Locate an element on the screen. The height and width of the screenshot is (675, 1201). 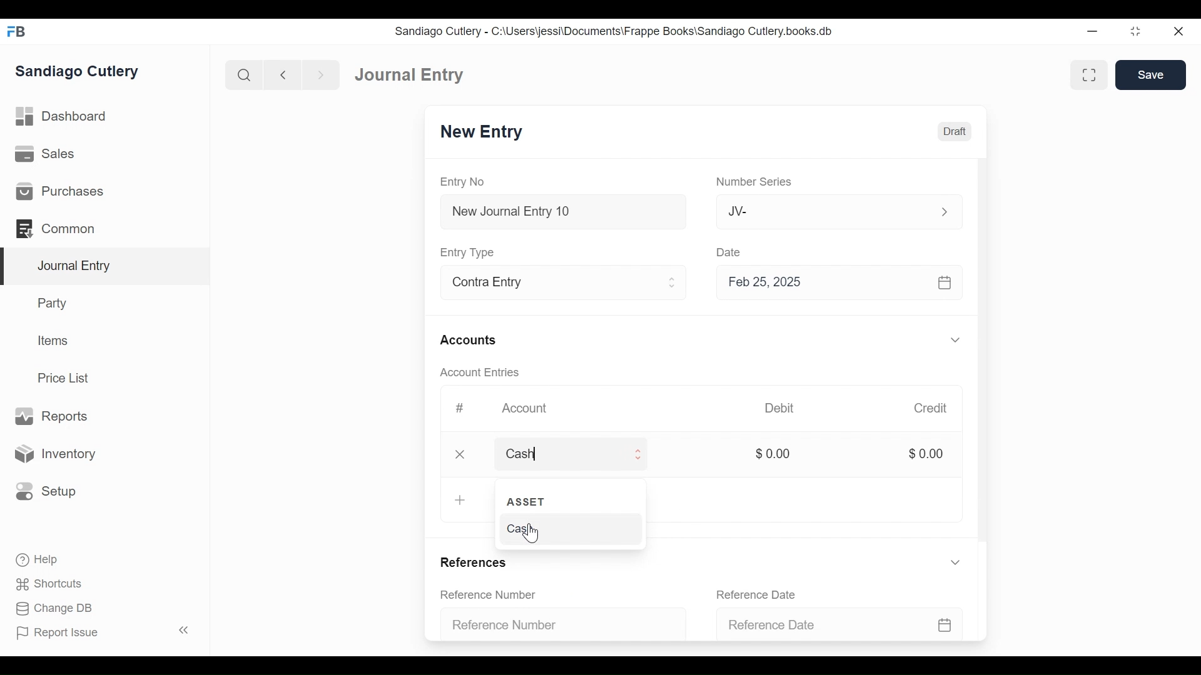
JV- is located at coordinates (823, 211).